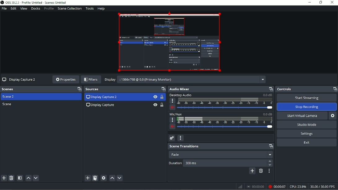 The image size is (338, 190). Describe the element at coordinates (184, 80) in the screenshot. I see `Display` at that location.